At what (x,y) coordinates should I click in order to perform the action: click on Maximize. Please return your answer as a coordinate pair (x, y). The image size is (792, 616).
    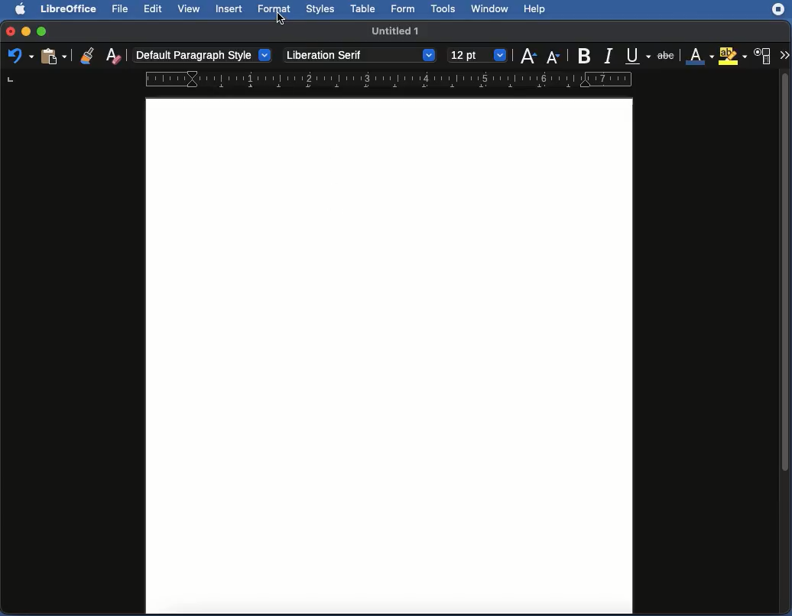
    Looking at the image, I should click on (44, 31).